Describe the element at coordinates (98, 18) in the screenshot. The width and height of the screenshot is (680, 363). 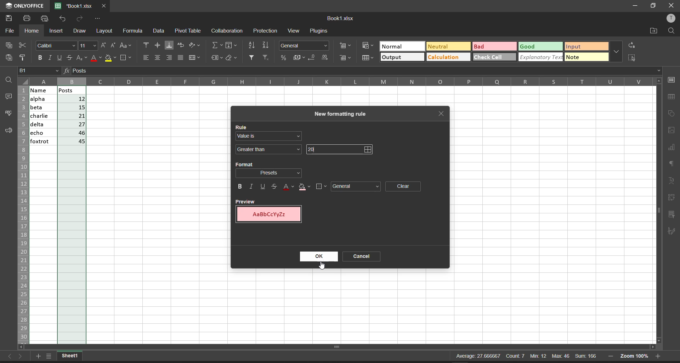
I see `customize quick access toolbar` at that location.